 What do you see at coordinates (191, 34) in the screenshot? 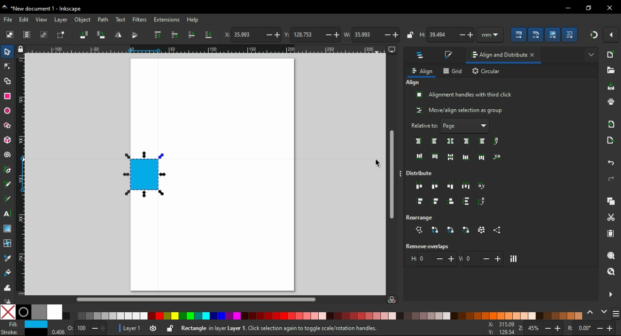
I see `lower` at bounding box center [191, 34].